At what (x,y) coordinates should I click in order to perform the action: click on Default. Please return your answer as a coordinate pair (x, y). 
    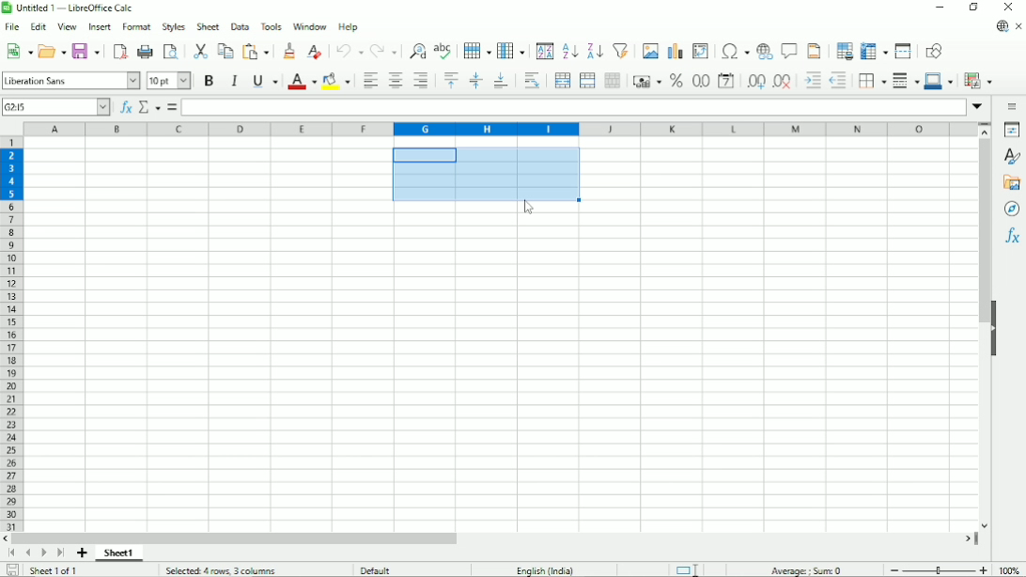
    Looking at the image, I should click on (381, 569).